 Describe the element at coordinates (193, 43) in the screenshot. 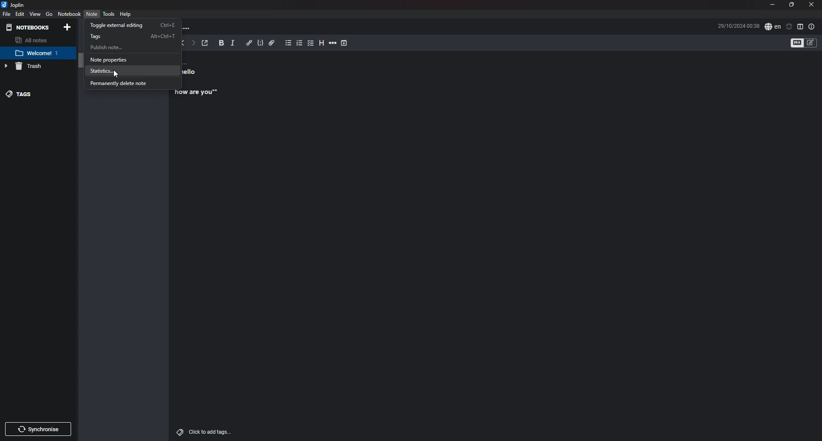

I see `Forward` at that location.